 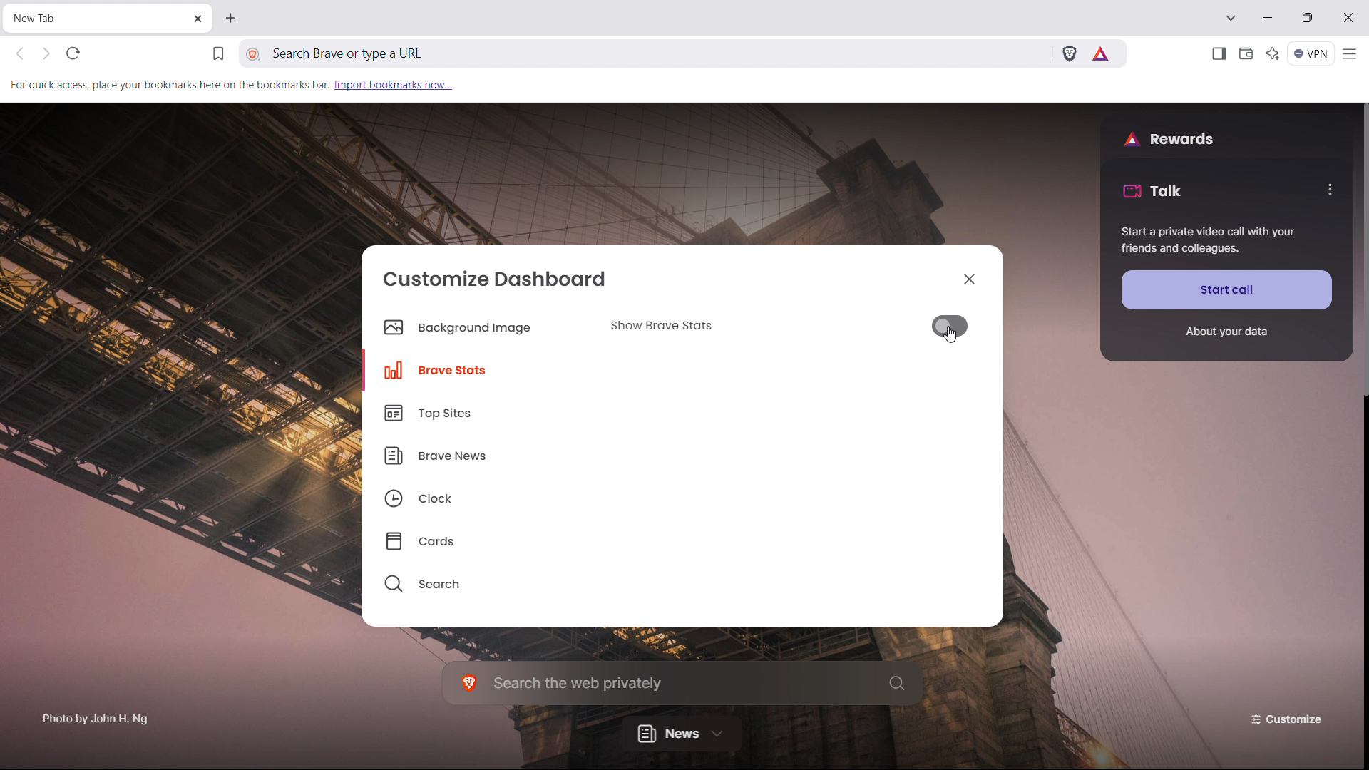 What do you see at coordinates (1069, 52) in the screenshot?
I see `brave shields` at bounding box center [1069, 52].